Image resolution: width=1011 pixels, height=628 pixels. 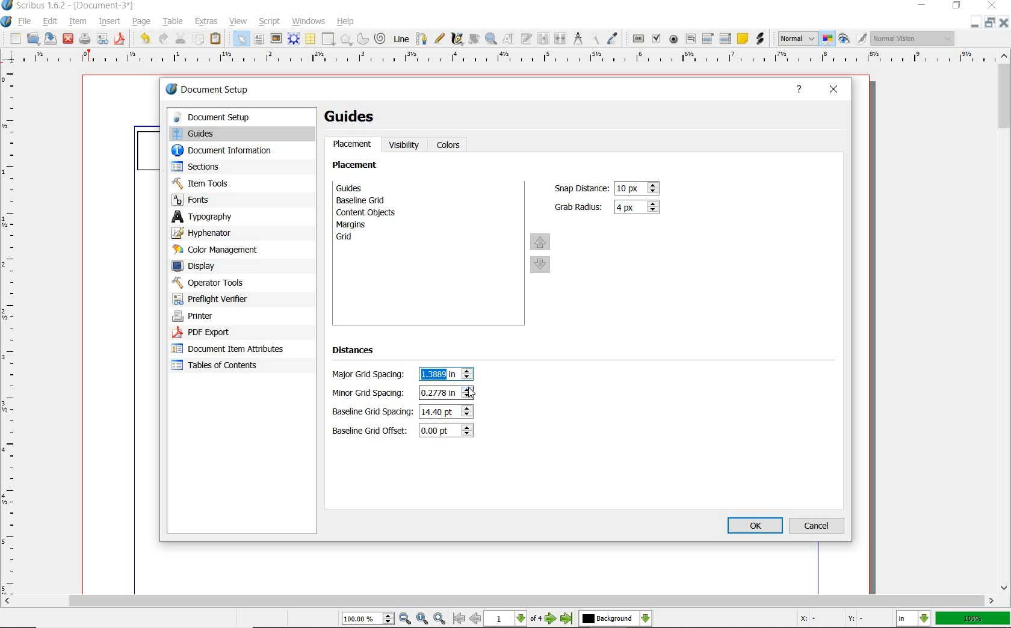 I want to click on guides, so click(x=371, y=188).